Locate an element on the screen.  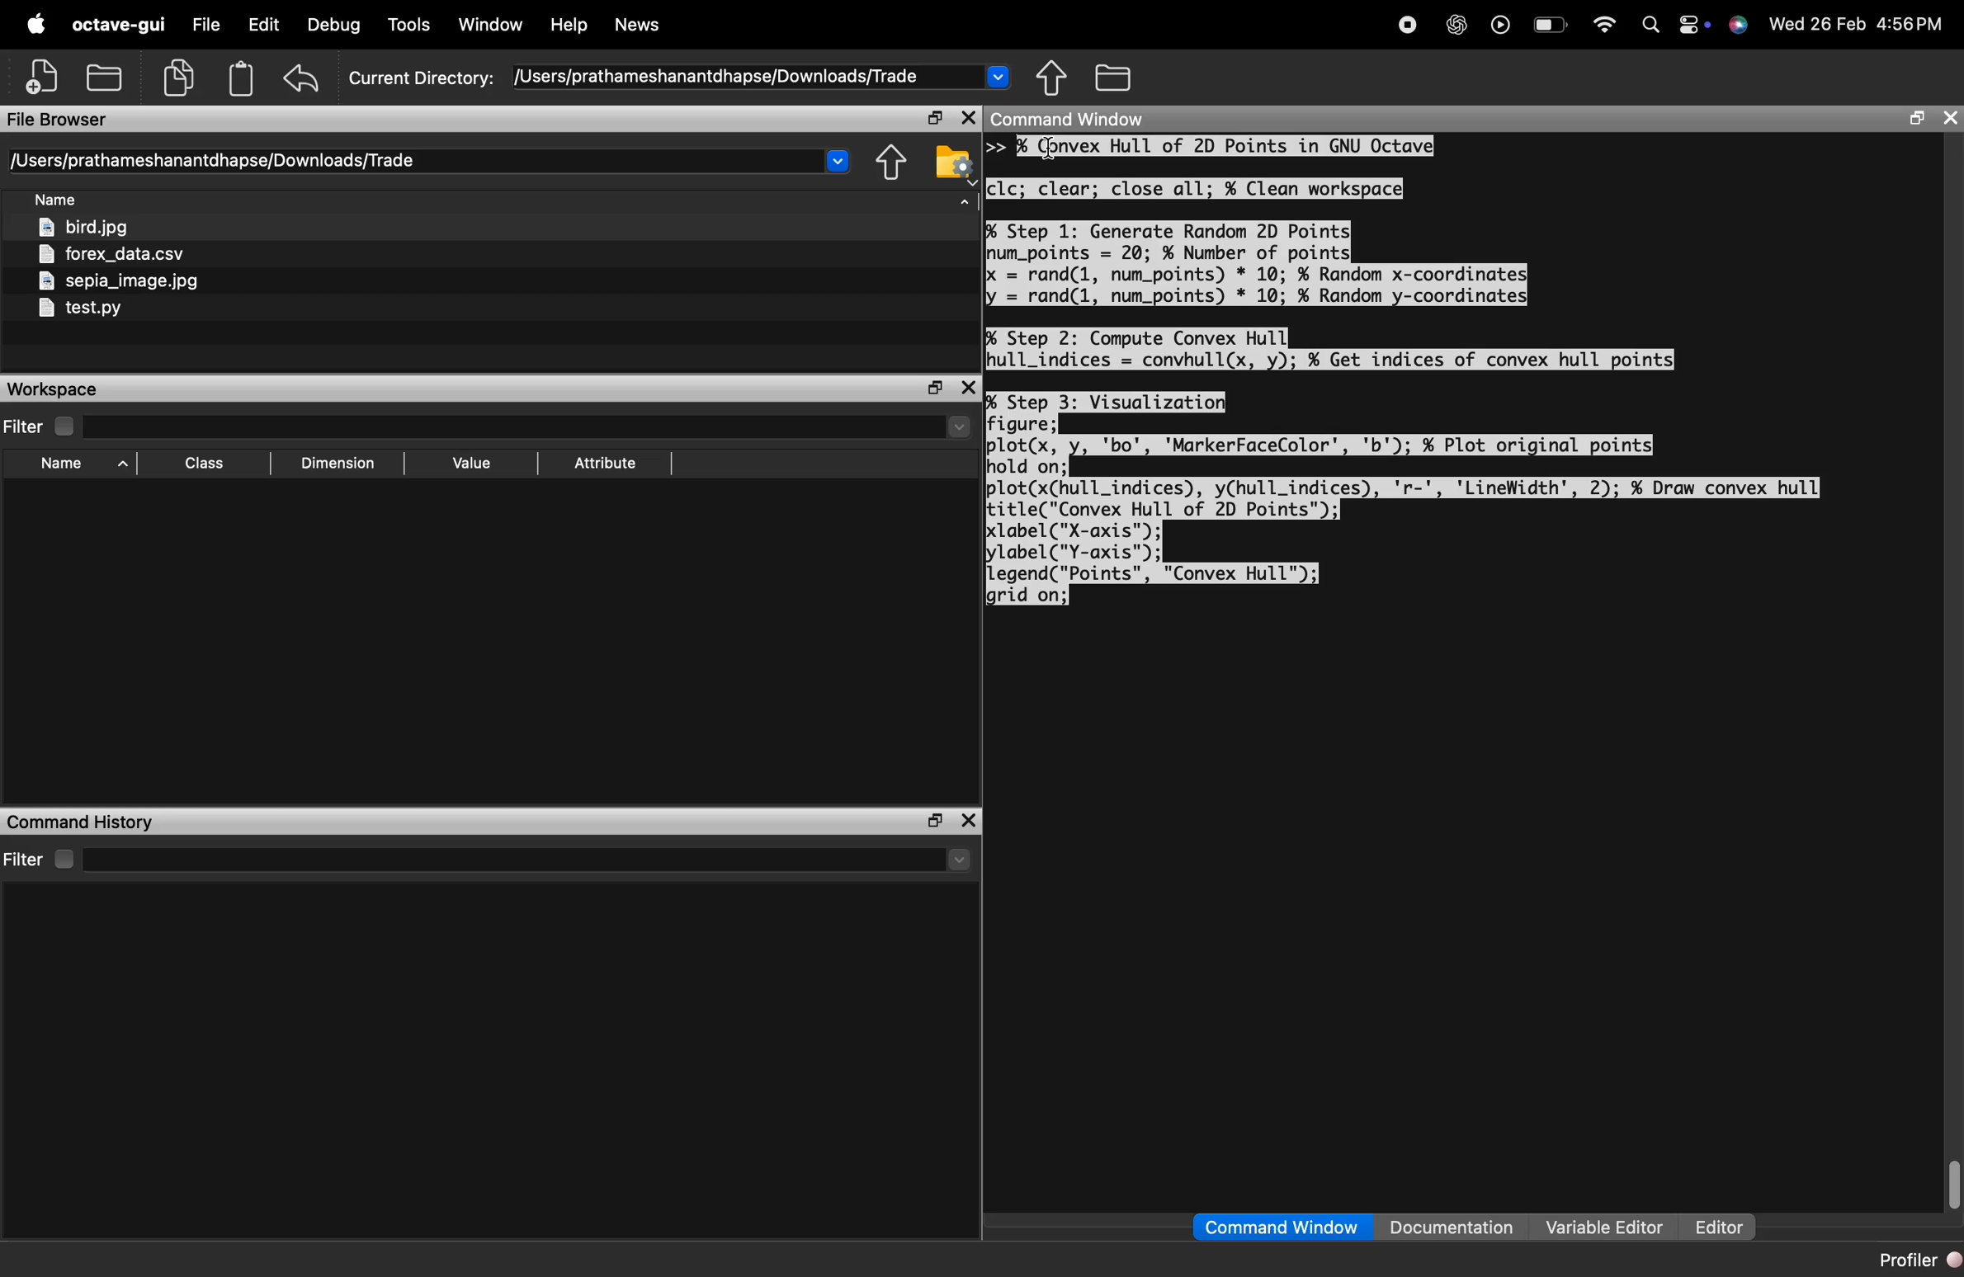
Value is located at coordinates (470, 463).